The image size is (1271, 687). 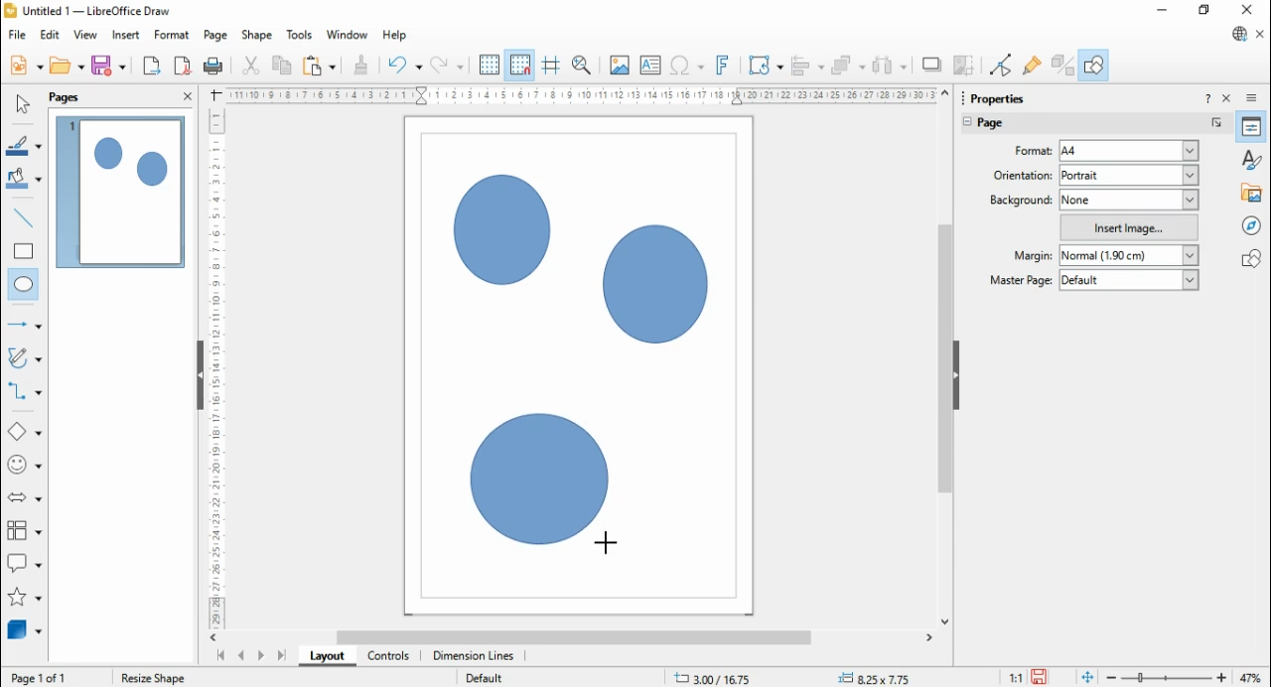 What do you see at coordinates (200, 377) in the screenshot?
I see `Hide` at bounding box center [200, 377].